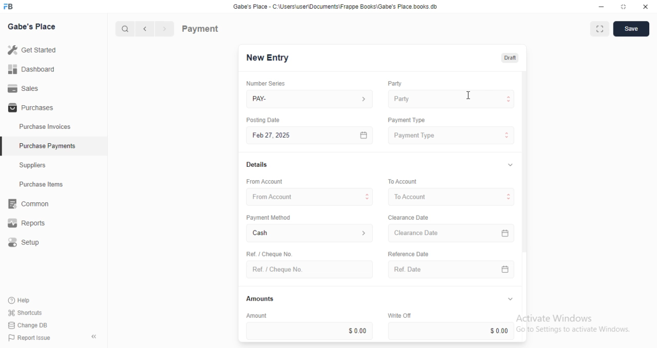  What do you see at coordinates (47, 146) in the screenshot?
I see `Purchase Payments` at bounding box center [47, 146].